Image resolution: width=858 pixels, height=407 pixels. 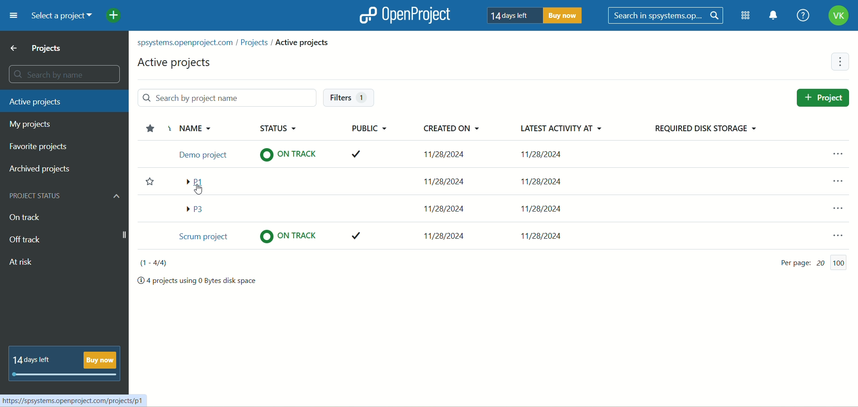 What do you see at coordinates (404, 15) in the screenshot?
I see `openproject` at bounding box center [404, 15].